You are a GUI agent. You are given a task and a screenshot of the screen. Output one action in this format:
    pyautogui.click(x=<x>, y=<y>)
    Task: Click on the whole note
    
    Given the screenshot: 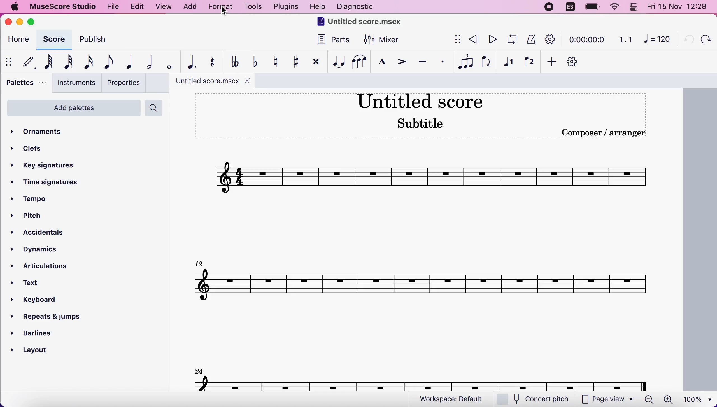 What is the action you would take?
    pyautogui.click(x=167, y=62)
    